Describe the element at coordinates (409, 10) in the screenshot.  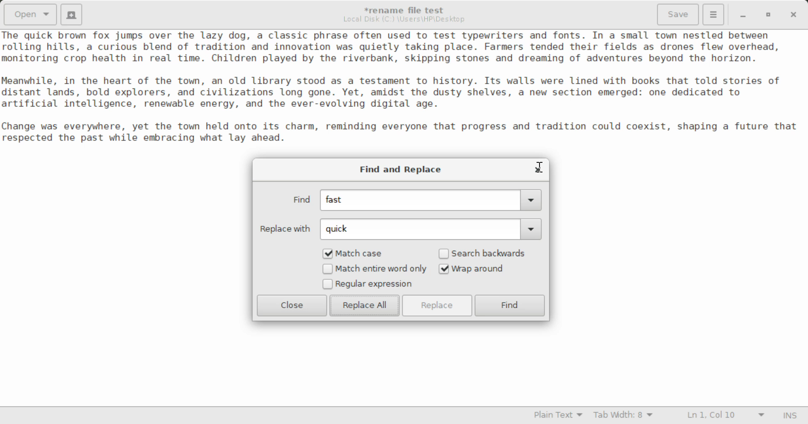
I see `*rename file test` at that location.